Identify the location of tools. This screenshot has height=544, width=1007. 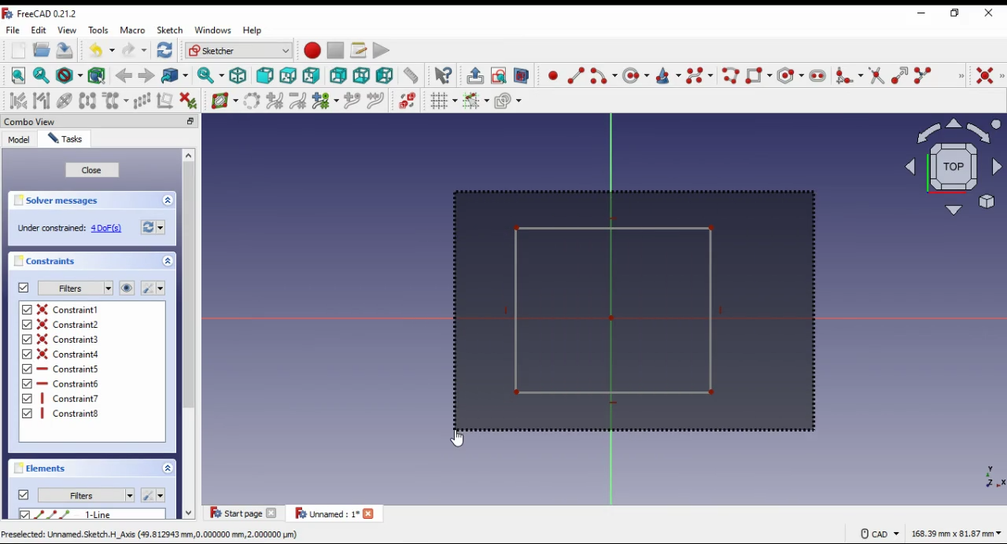
(98, 30).